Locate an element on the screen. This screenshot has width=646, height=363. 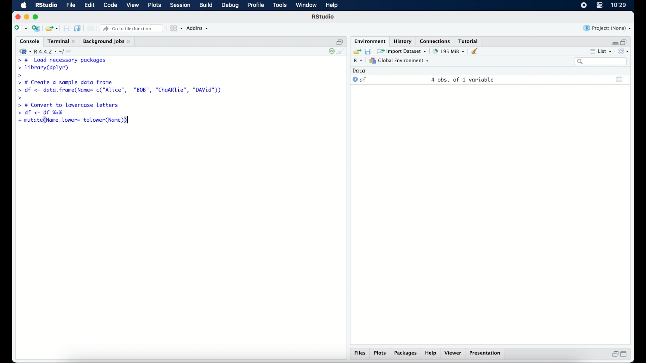
help is located at coordinates (431, 354).